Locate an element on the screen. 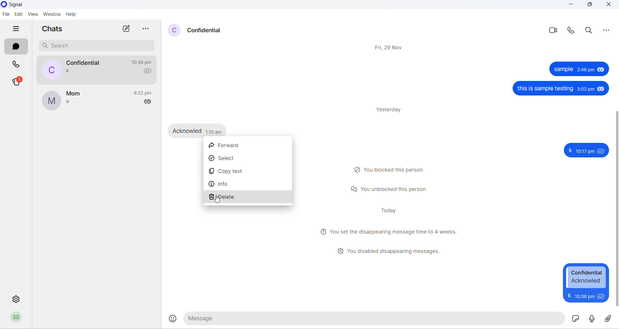 This screenshot has width=619, height=329. Fri, 29 nov is located at coordinates (390, 48).